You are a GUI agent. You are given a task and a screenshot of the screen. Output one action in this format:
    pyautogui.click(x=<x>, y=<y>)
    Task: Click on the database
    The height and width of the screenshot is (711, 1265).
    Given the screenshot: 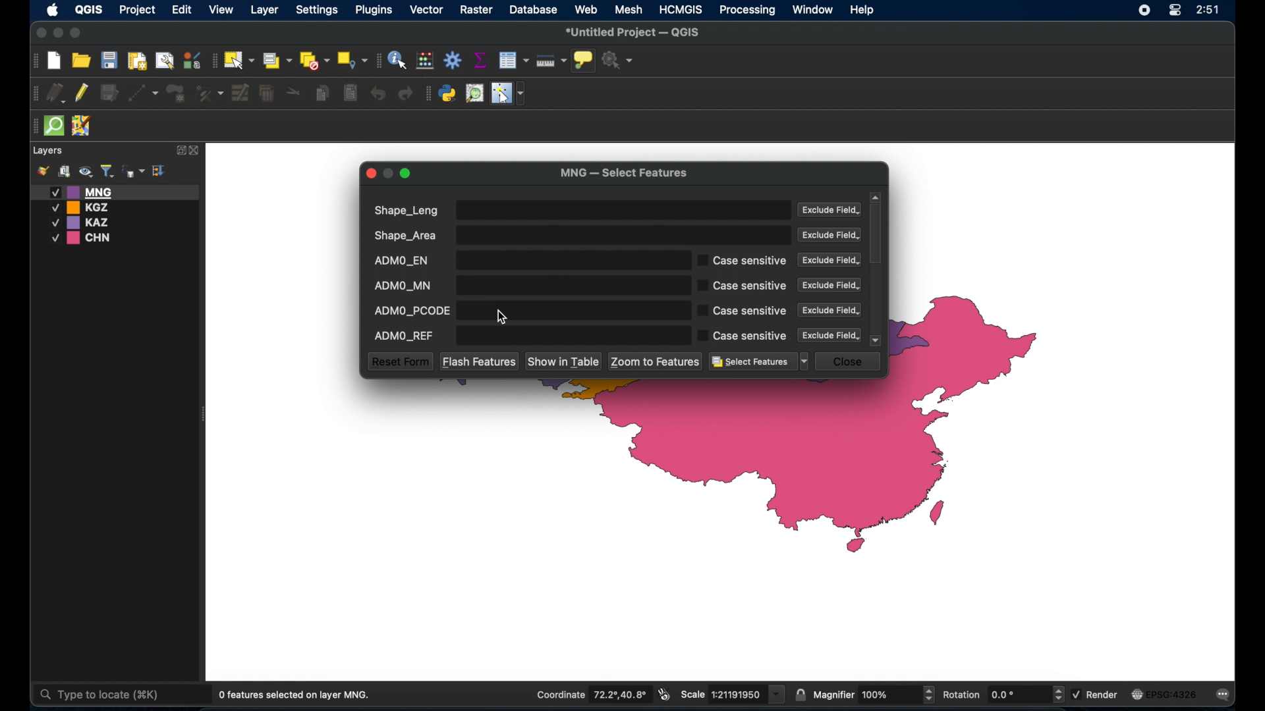 What is the action you would take?
    pyautogui.click(x=533, y=9)
    